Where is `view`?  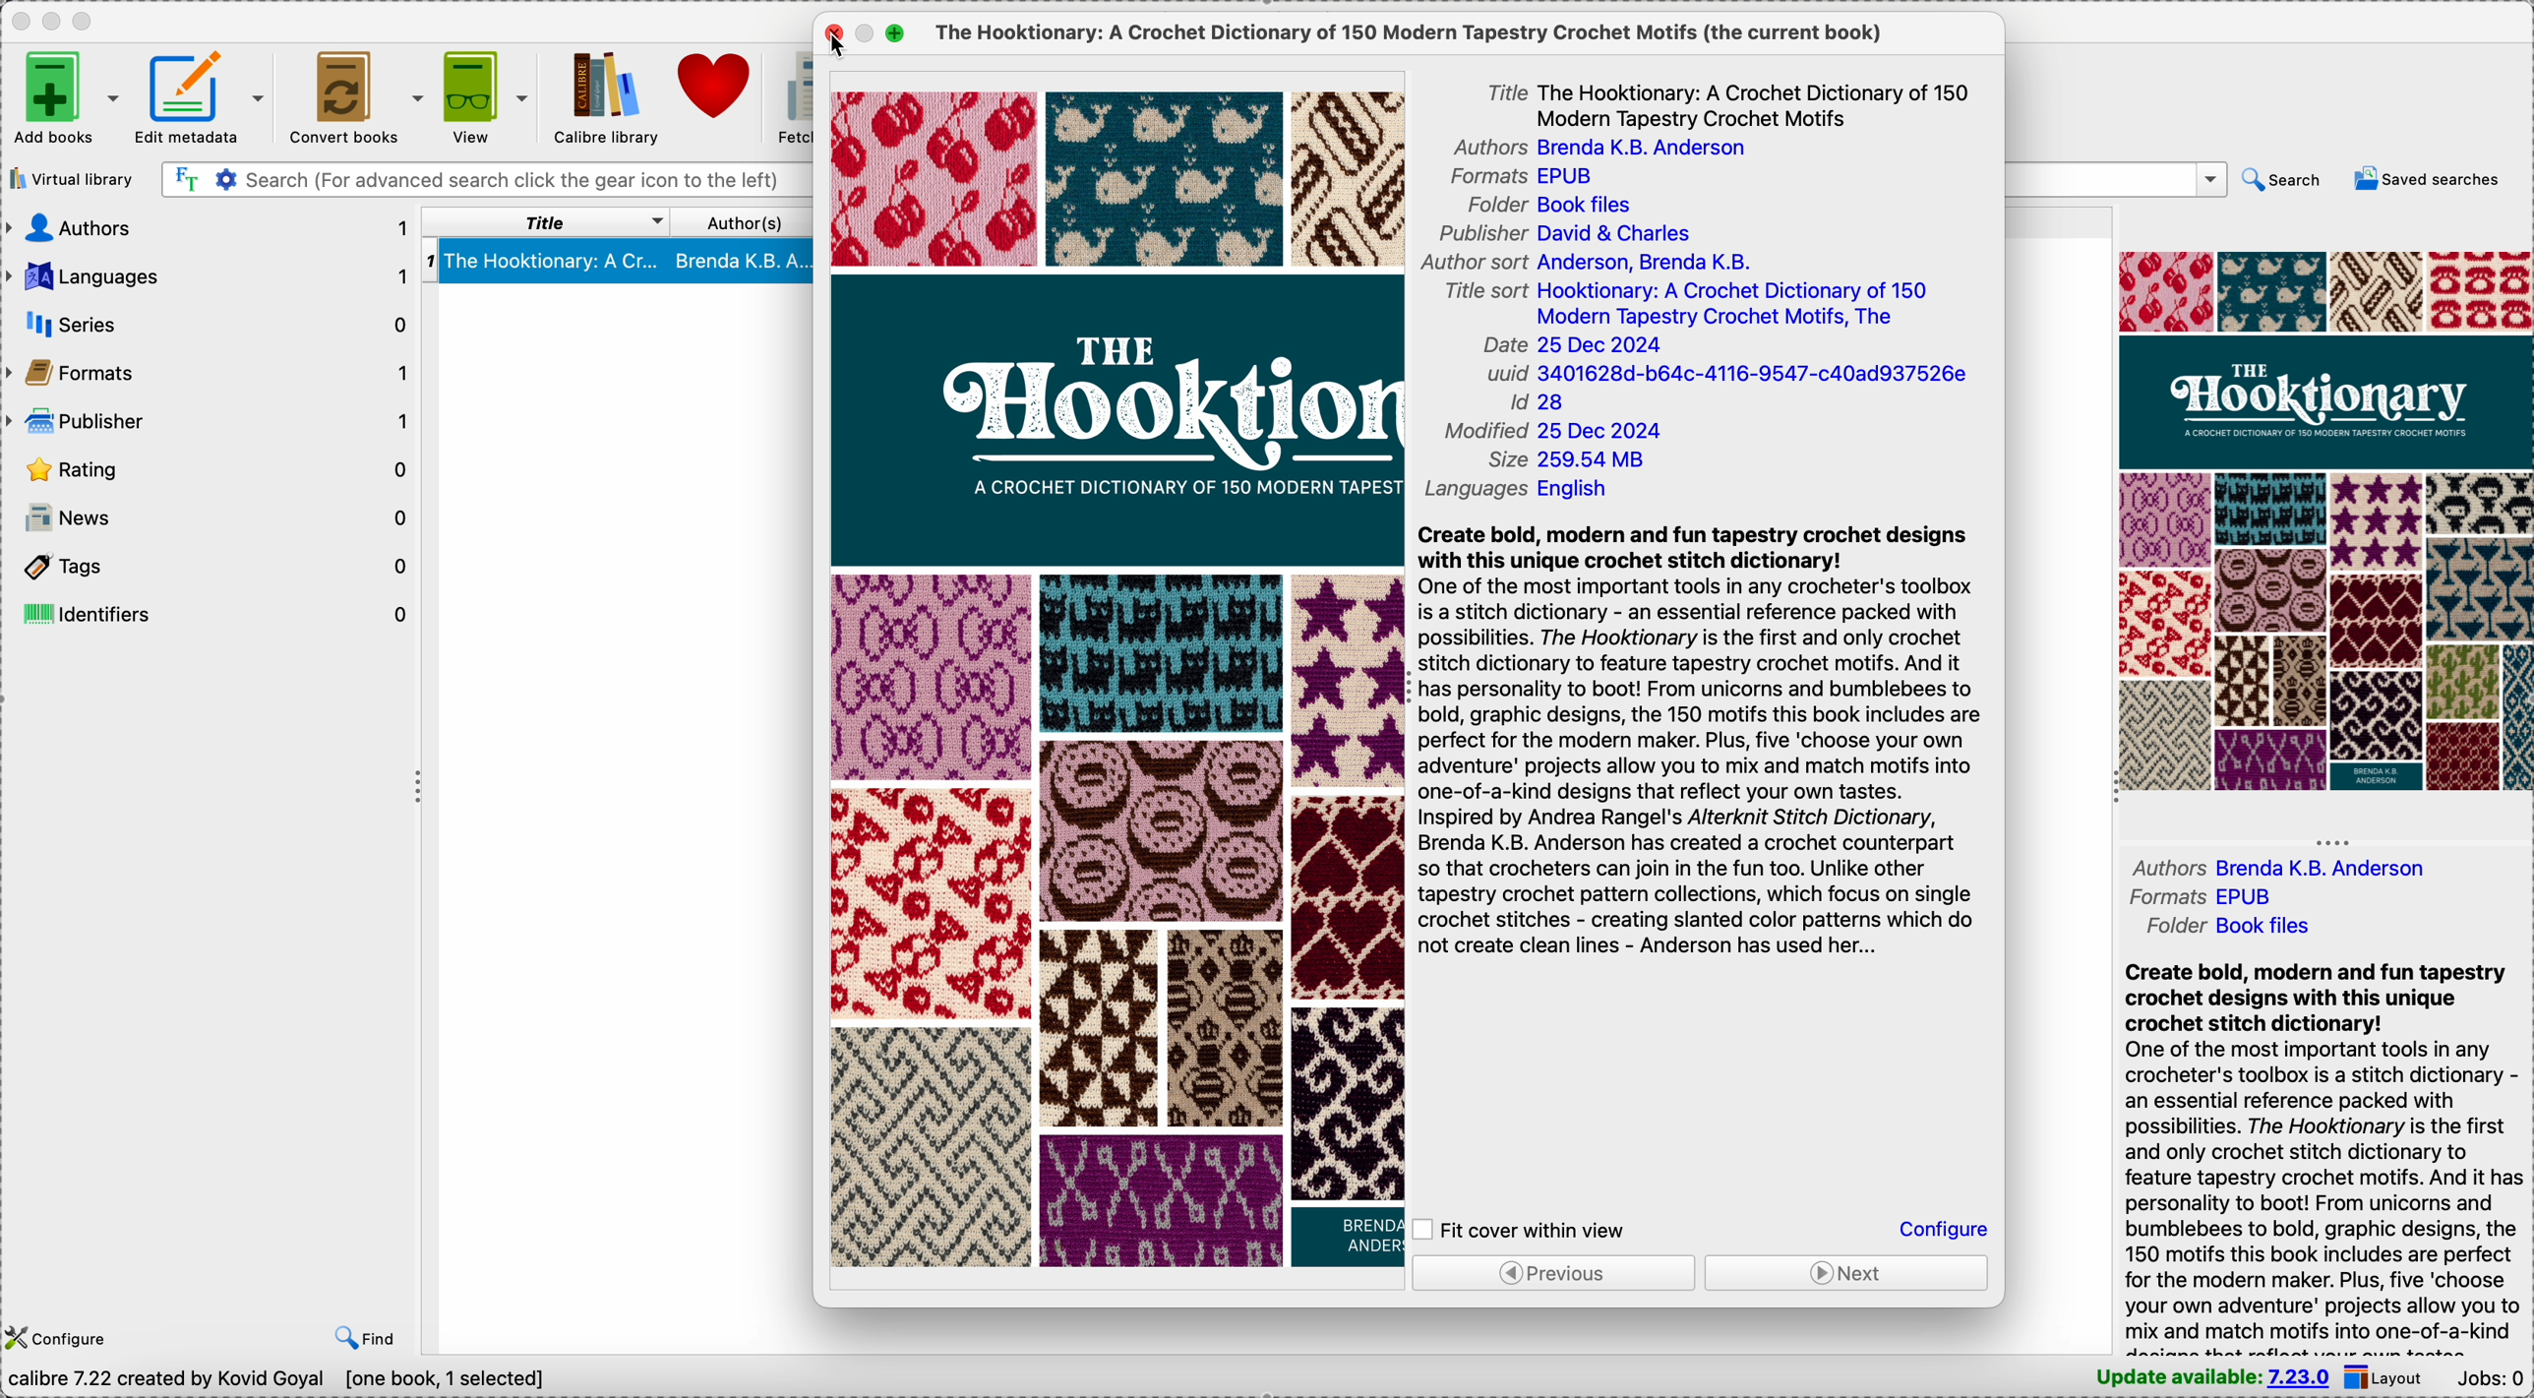
view is located at coordinates (480, 94).